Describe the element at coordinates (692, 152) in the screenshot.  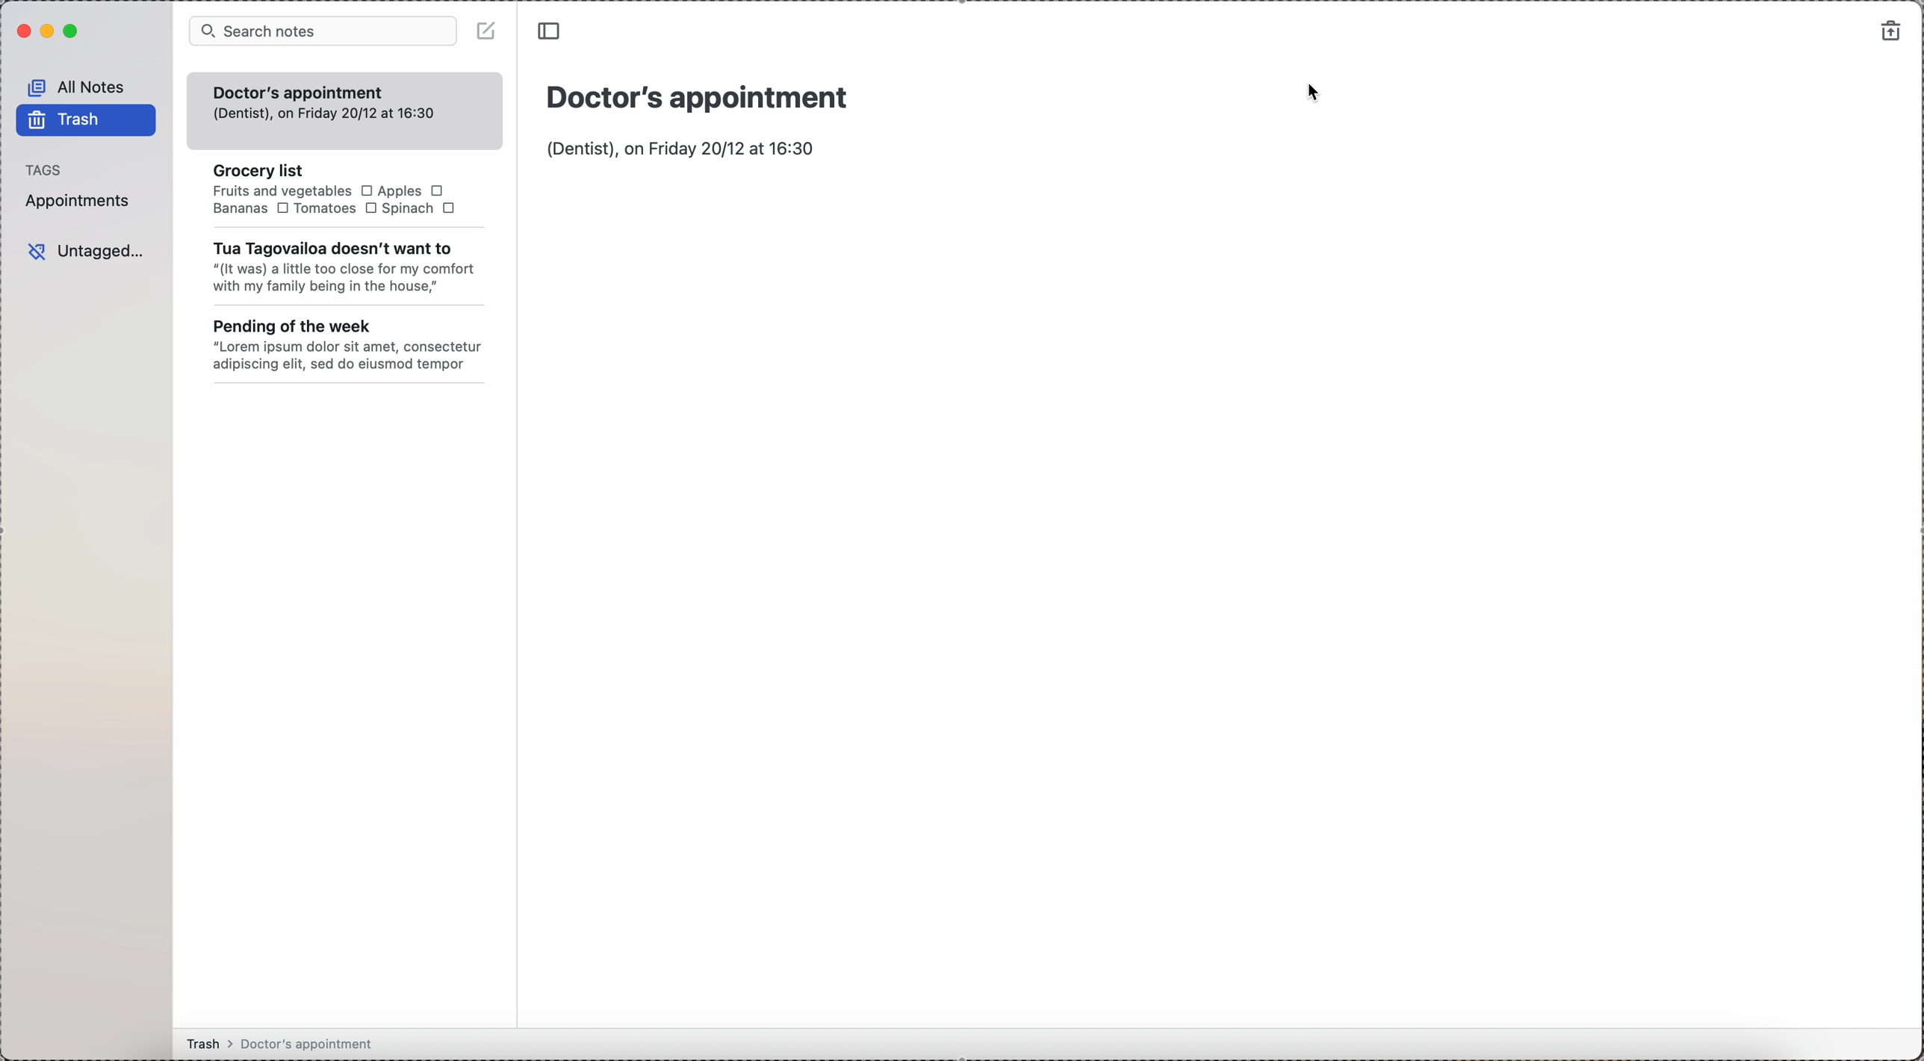
I see `body text: (Dentist) on Friday 20/12 at 16:30` at that location.